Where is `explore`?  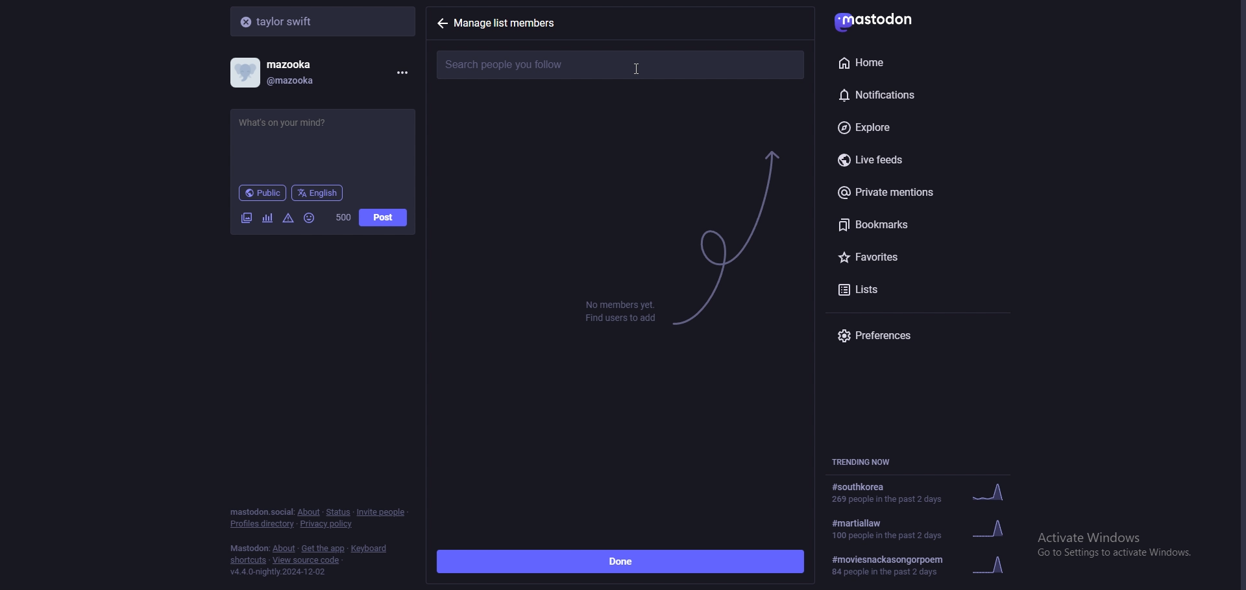
explore is located at coordinates (914, 128).